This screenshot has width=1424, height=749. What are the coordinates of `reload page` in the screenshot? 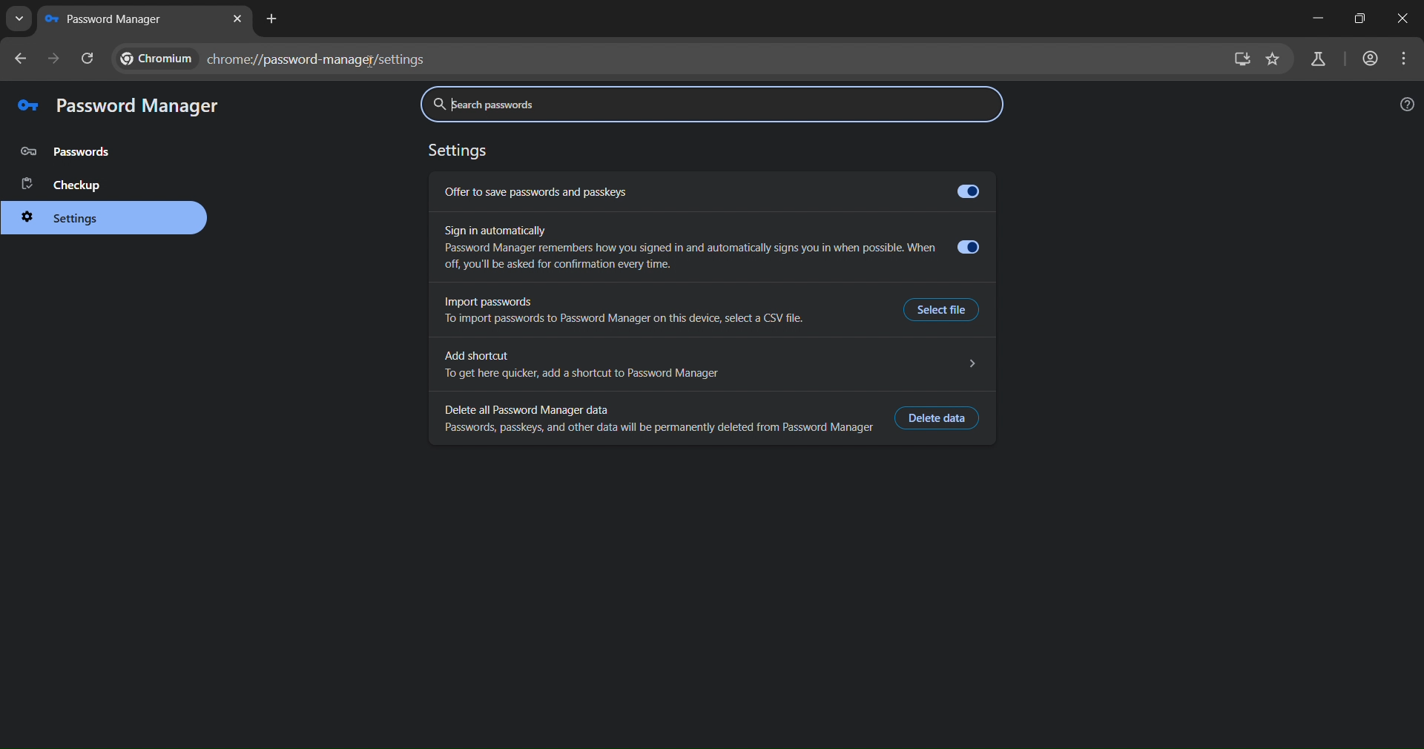 It's located at (88, 59).